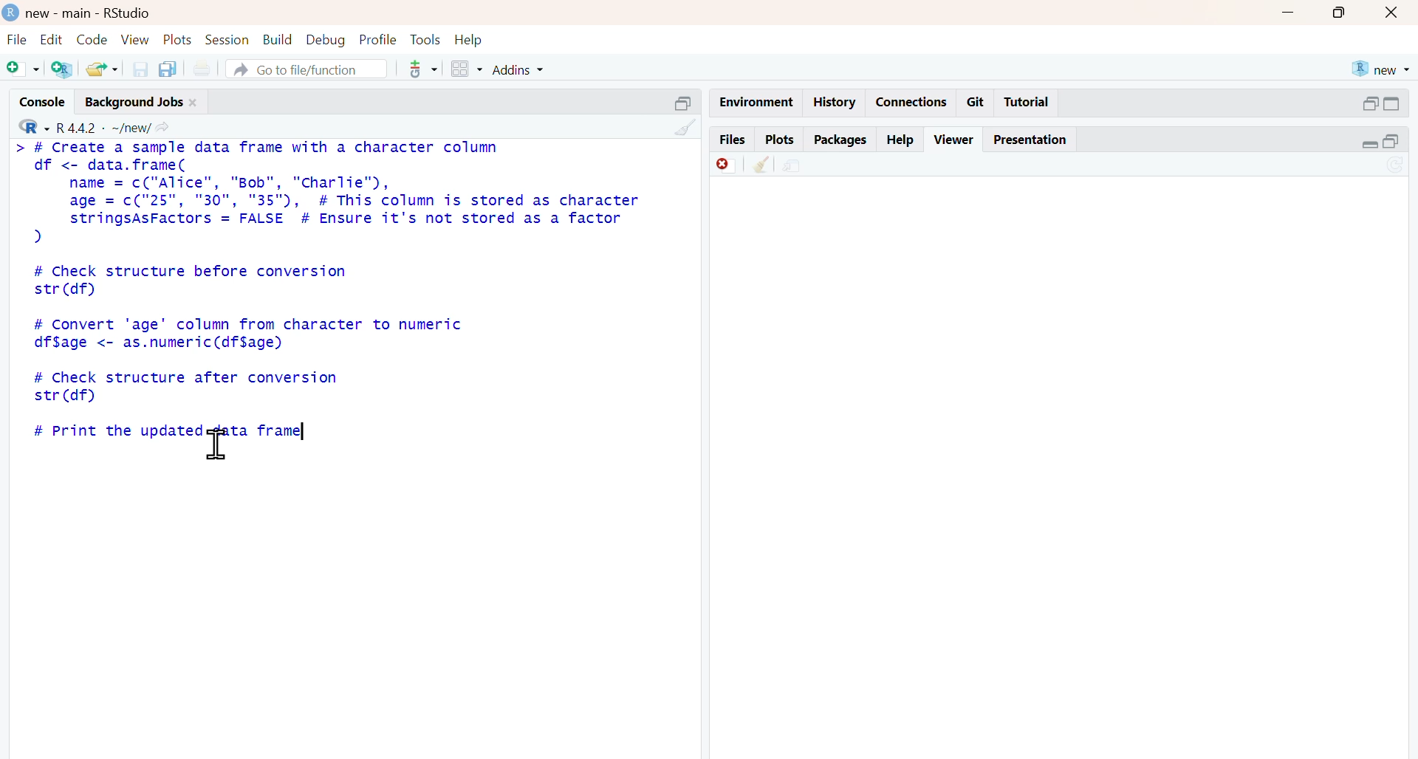 The height and width of the screenshot is (759, 1418). What do you see at coordinates (1397, 166) in the screenshot?
I see `sync` at bounding box center [1397, 166].